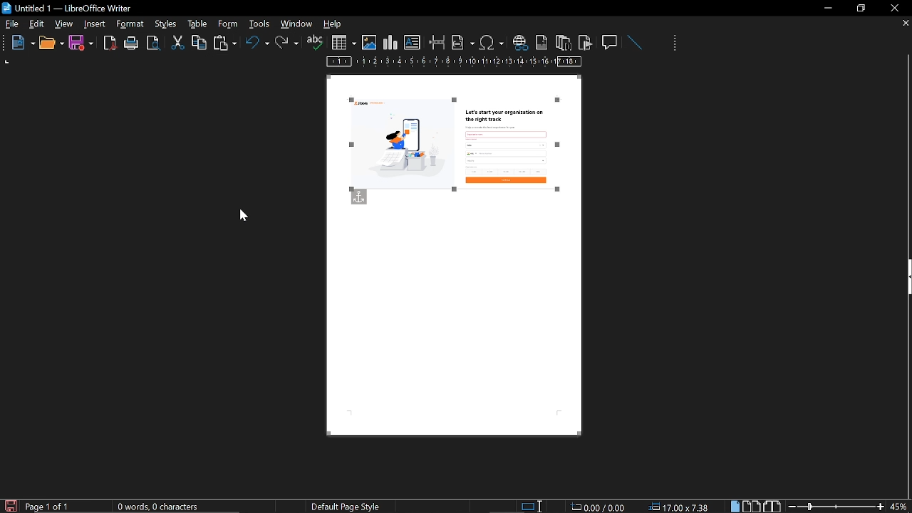 The height and width of the screenshot is (513, 912). Describe the element at coordinates (297, 24) in the screenshot. I see `window` at that location.